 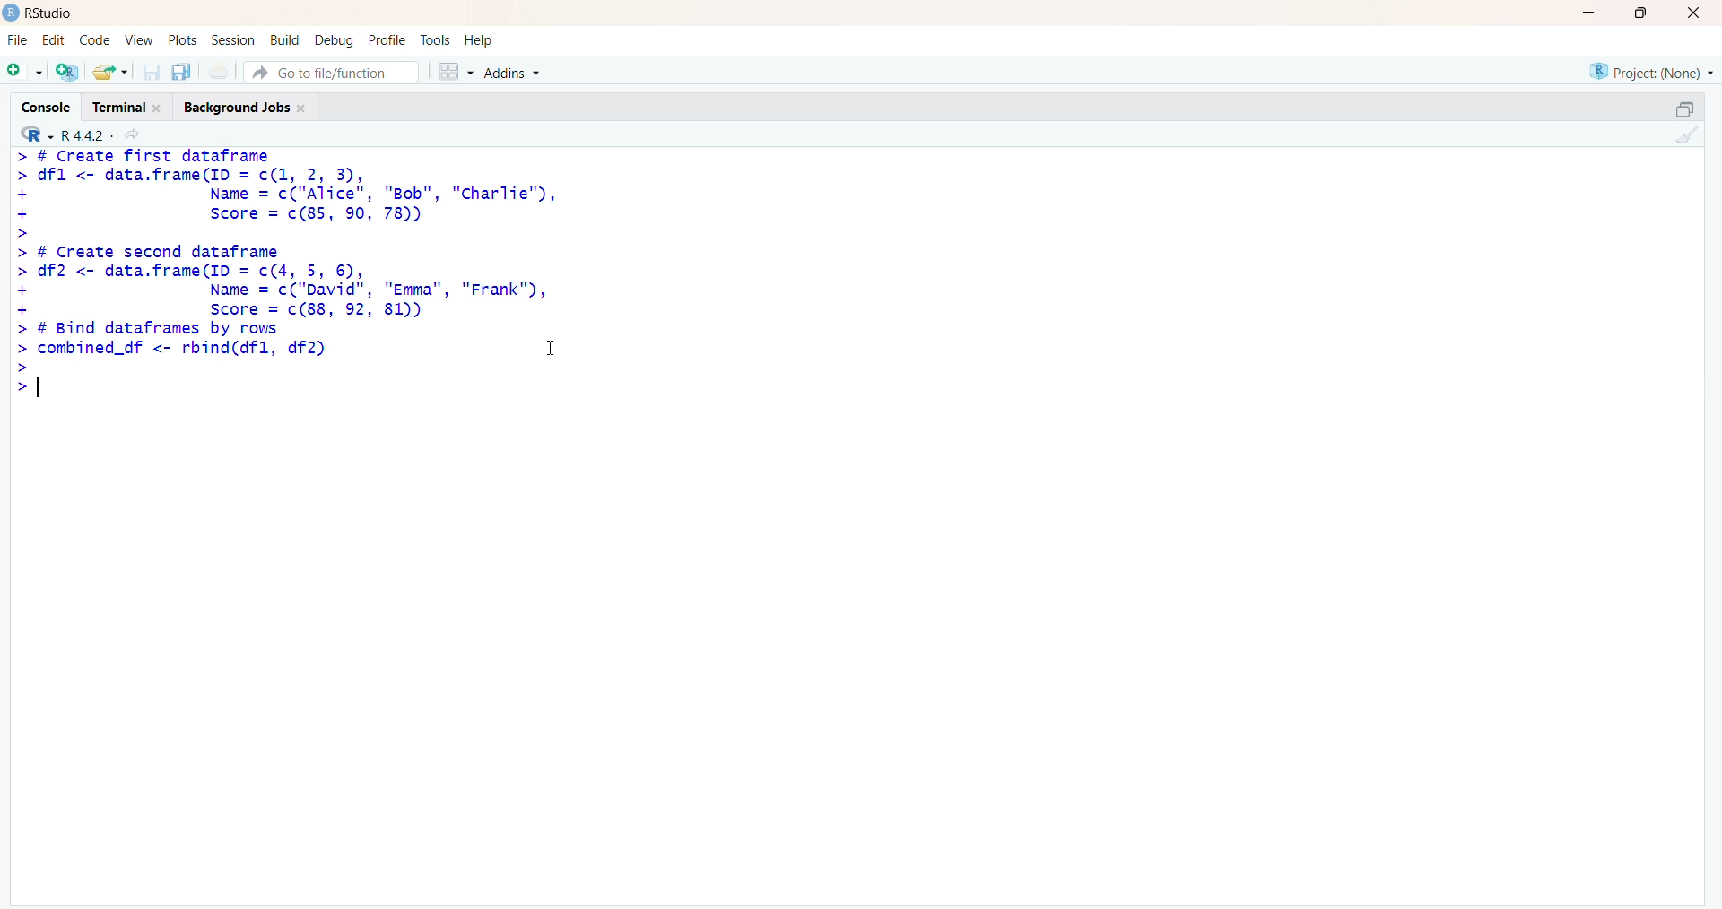 I want to click on cursor, so click(x=553, y=346).